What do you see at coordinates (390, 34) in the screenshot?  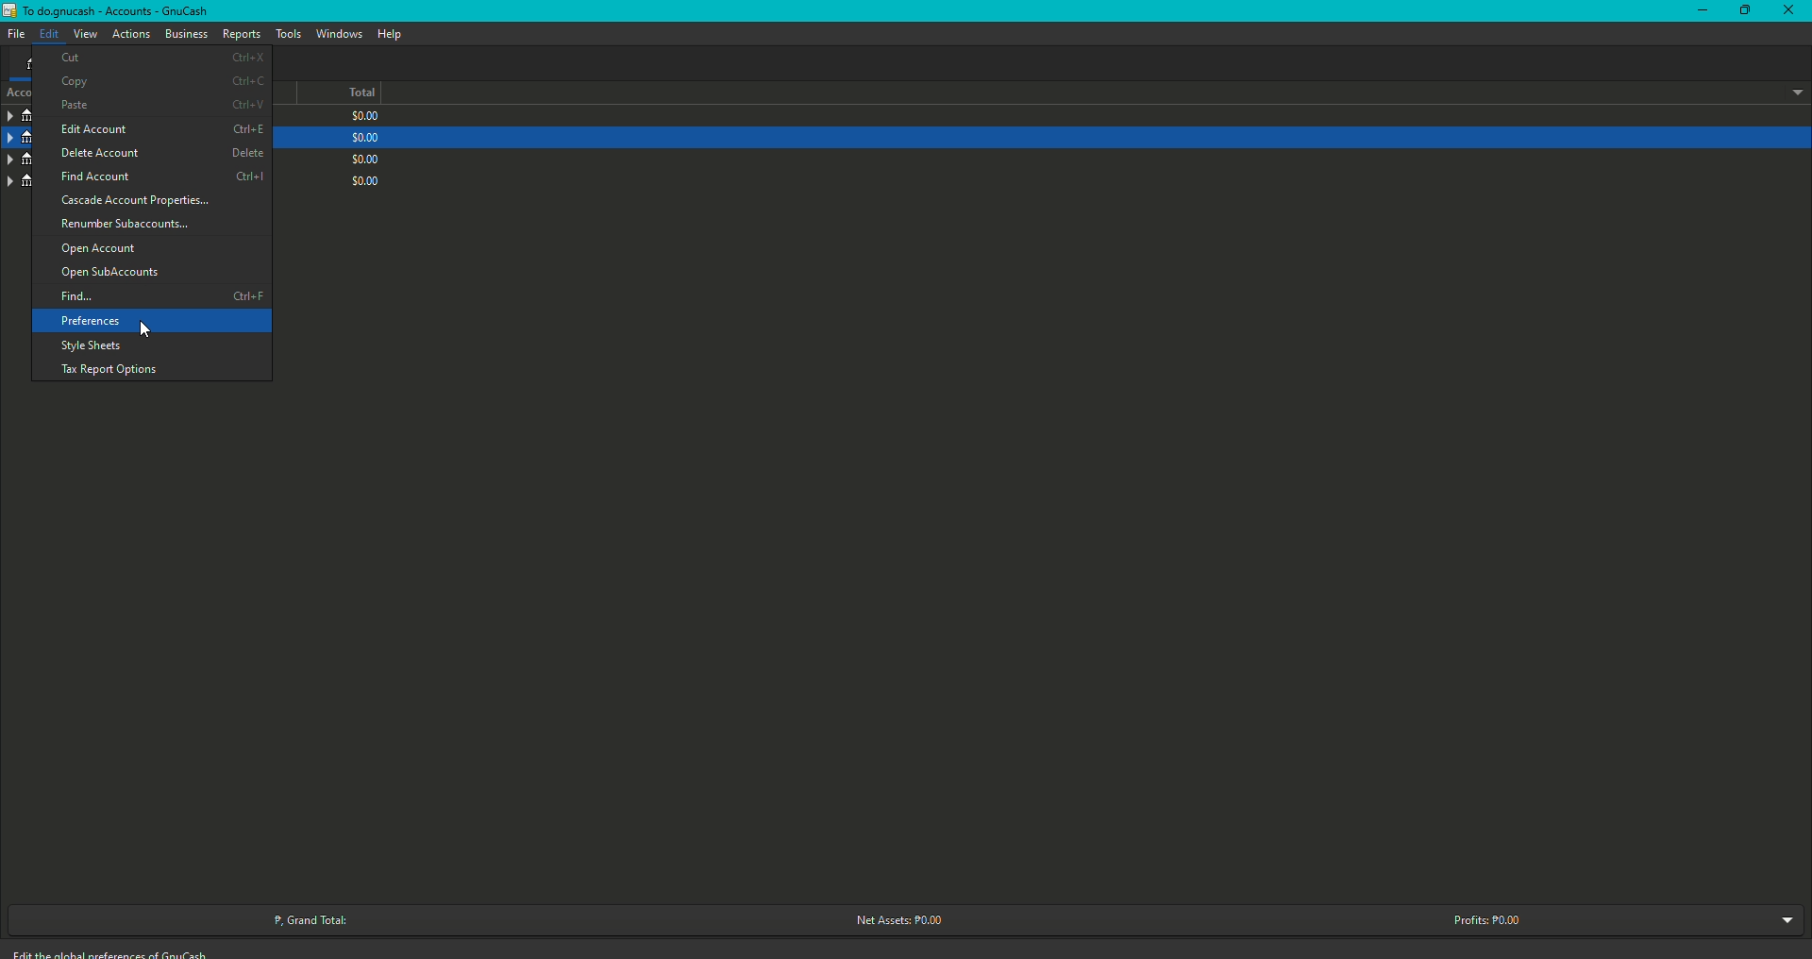 I see `Help` at bounding box center [390, 34].